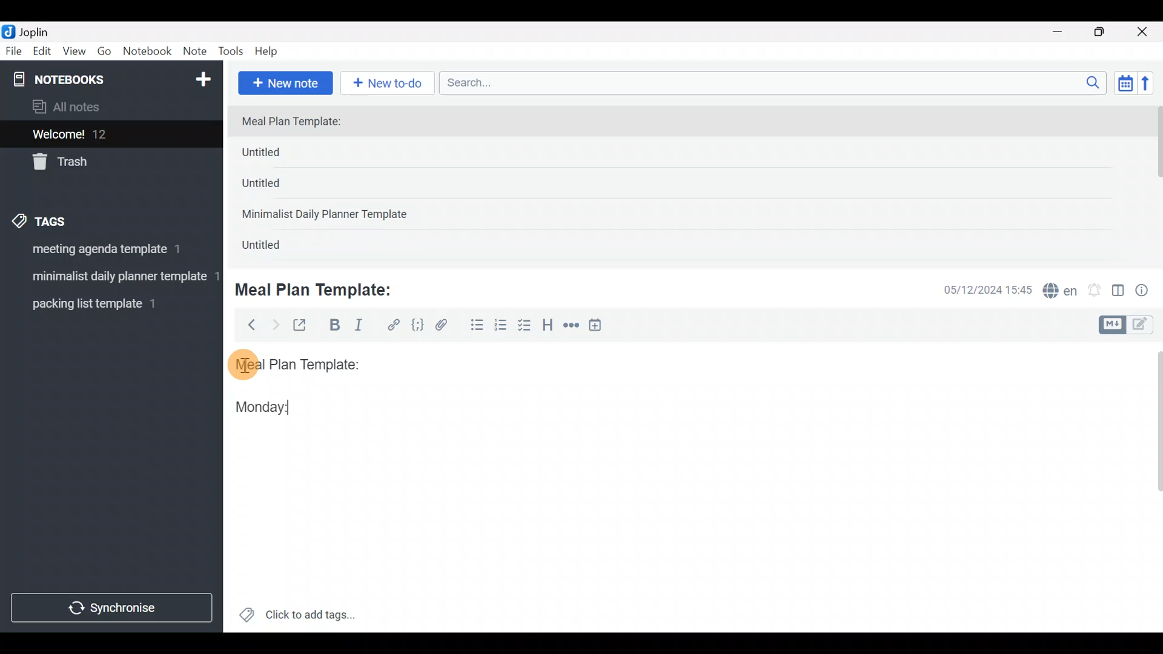 The width and height of the screenshot is (1163, 654). What do you see at coordinates (111, 278) in the screenshot?
I see `Tag 2` at bounding box center [111, 278].